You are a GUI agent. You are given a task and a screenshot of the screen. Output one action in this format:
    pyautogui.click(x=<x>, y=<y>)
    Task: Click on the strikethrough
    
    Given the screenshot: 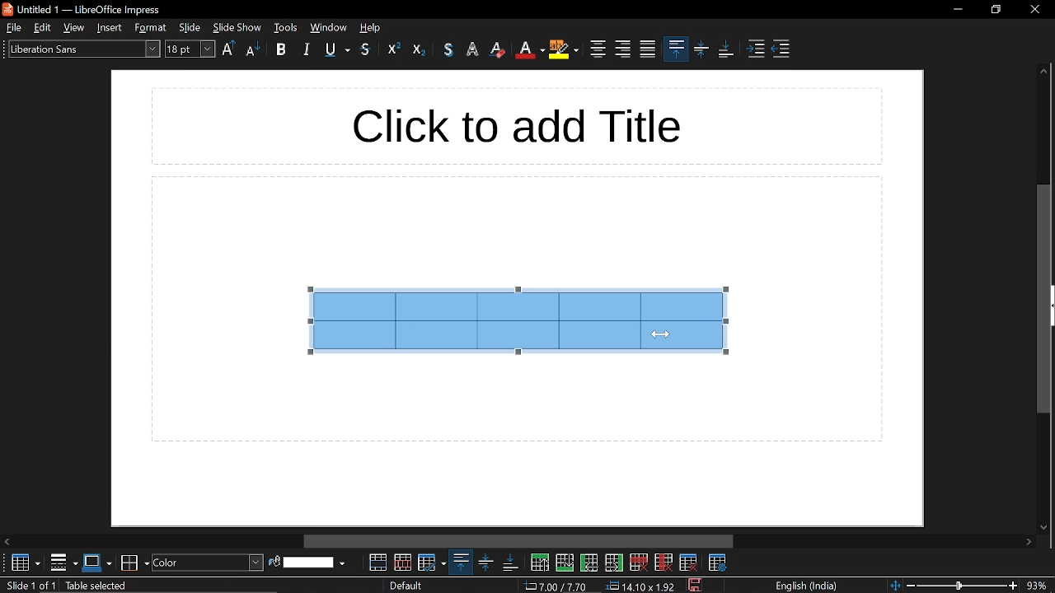 What is the action you would take?
    pyautogui.click(x=367, y=52)
    